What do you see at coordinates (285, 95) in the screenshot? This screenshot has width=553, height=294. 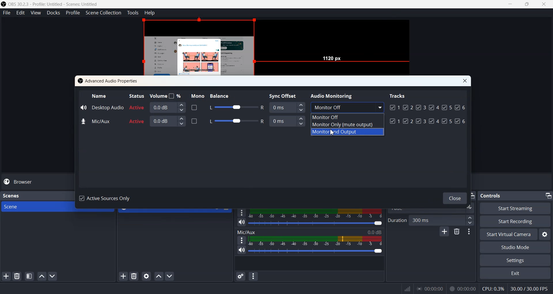 I see `Sync Offset` at bounding box center [285, 95].